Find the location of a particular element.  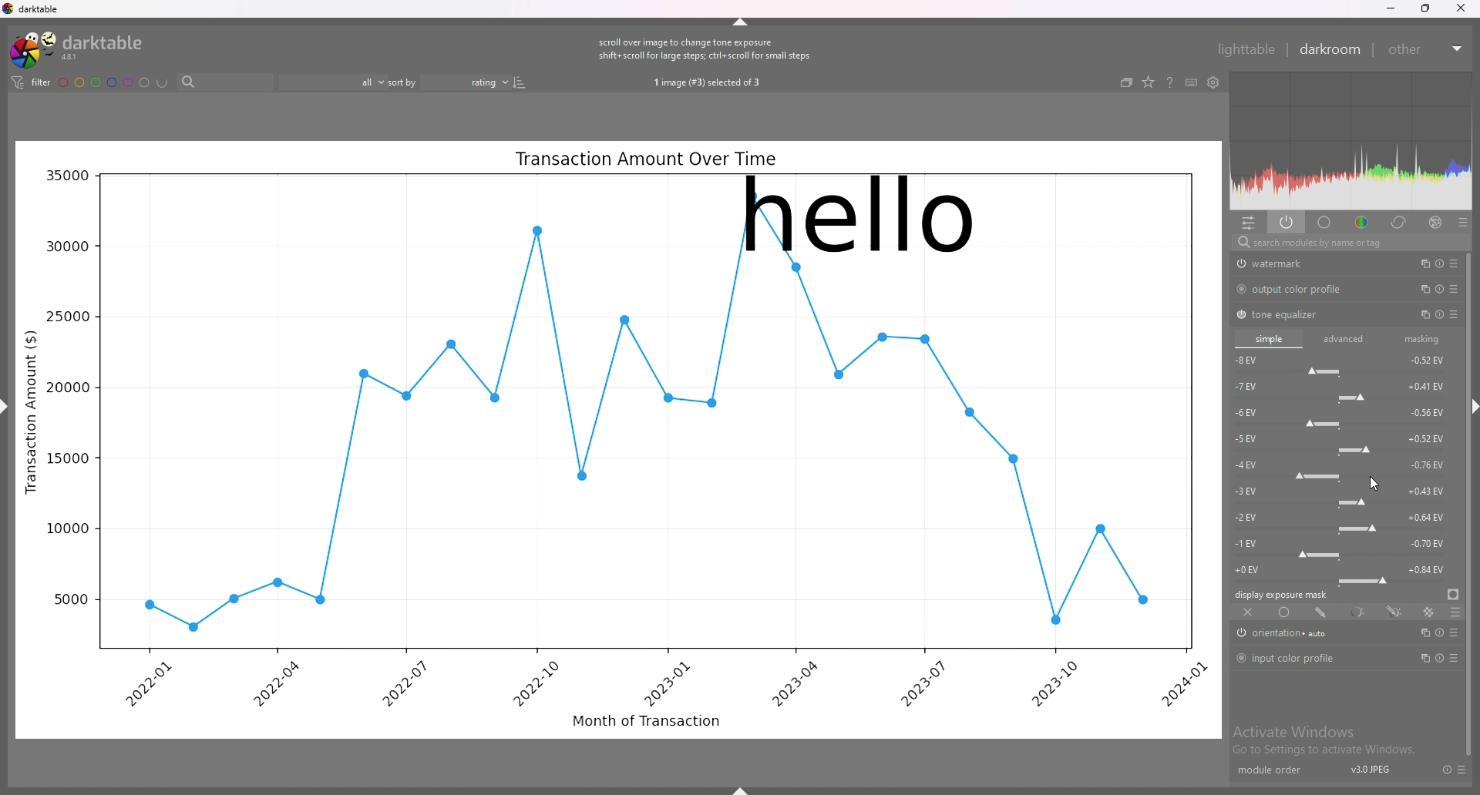

output color profile is located at coordinates (1302, 290).